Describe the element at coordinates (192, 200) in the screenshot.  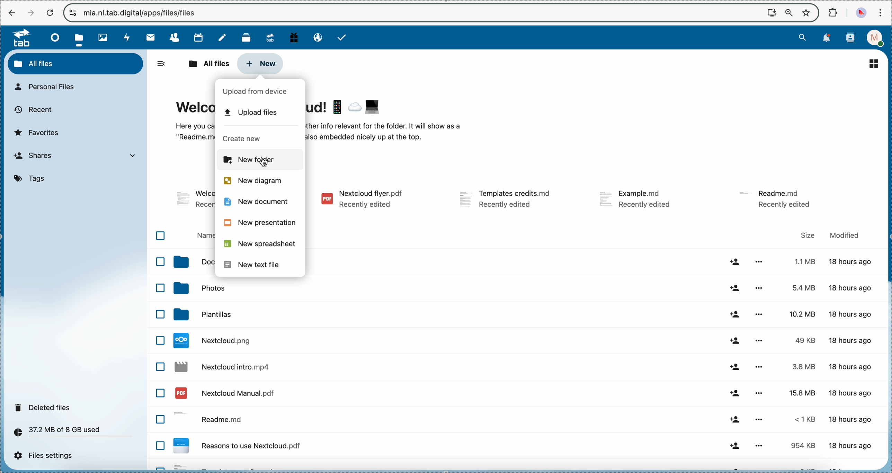
I see `file` at that location.